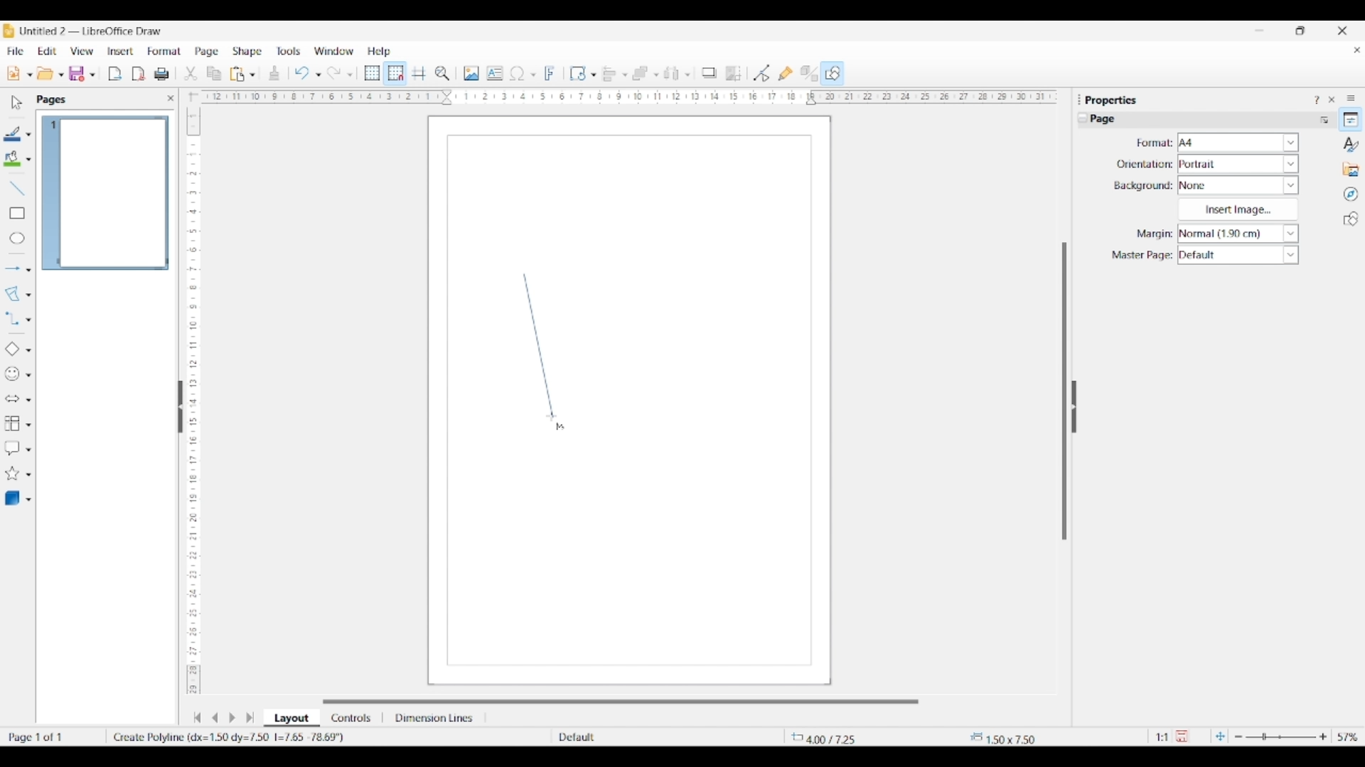  Describe the element at coordinates (672, 73) in the screenshot. I see `Chosen select object to distribute` at that location.